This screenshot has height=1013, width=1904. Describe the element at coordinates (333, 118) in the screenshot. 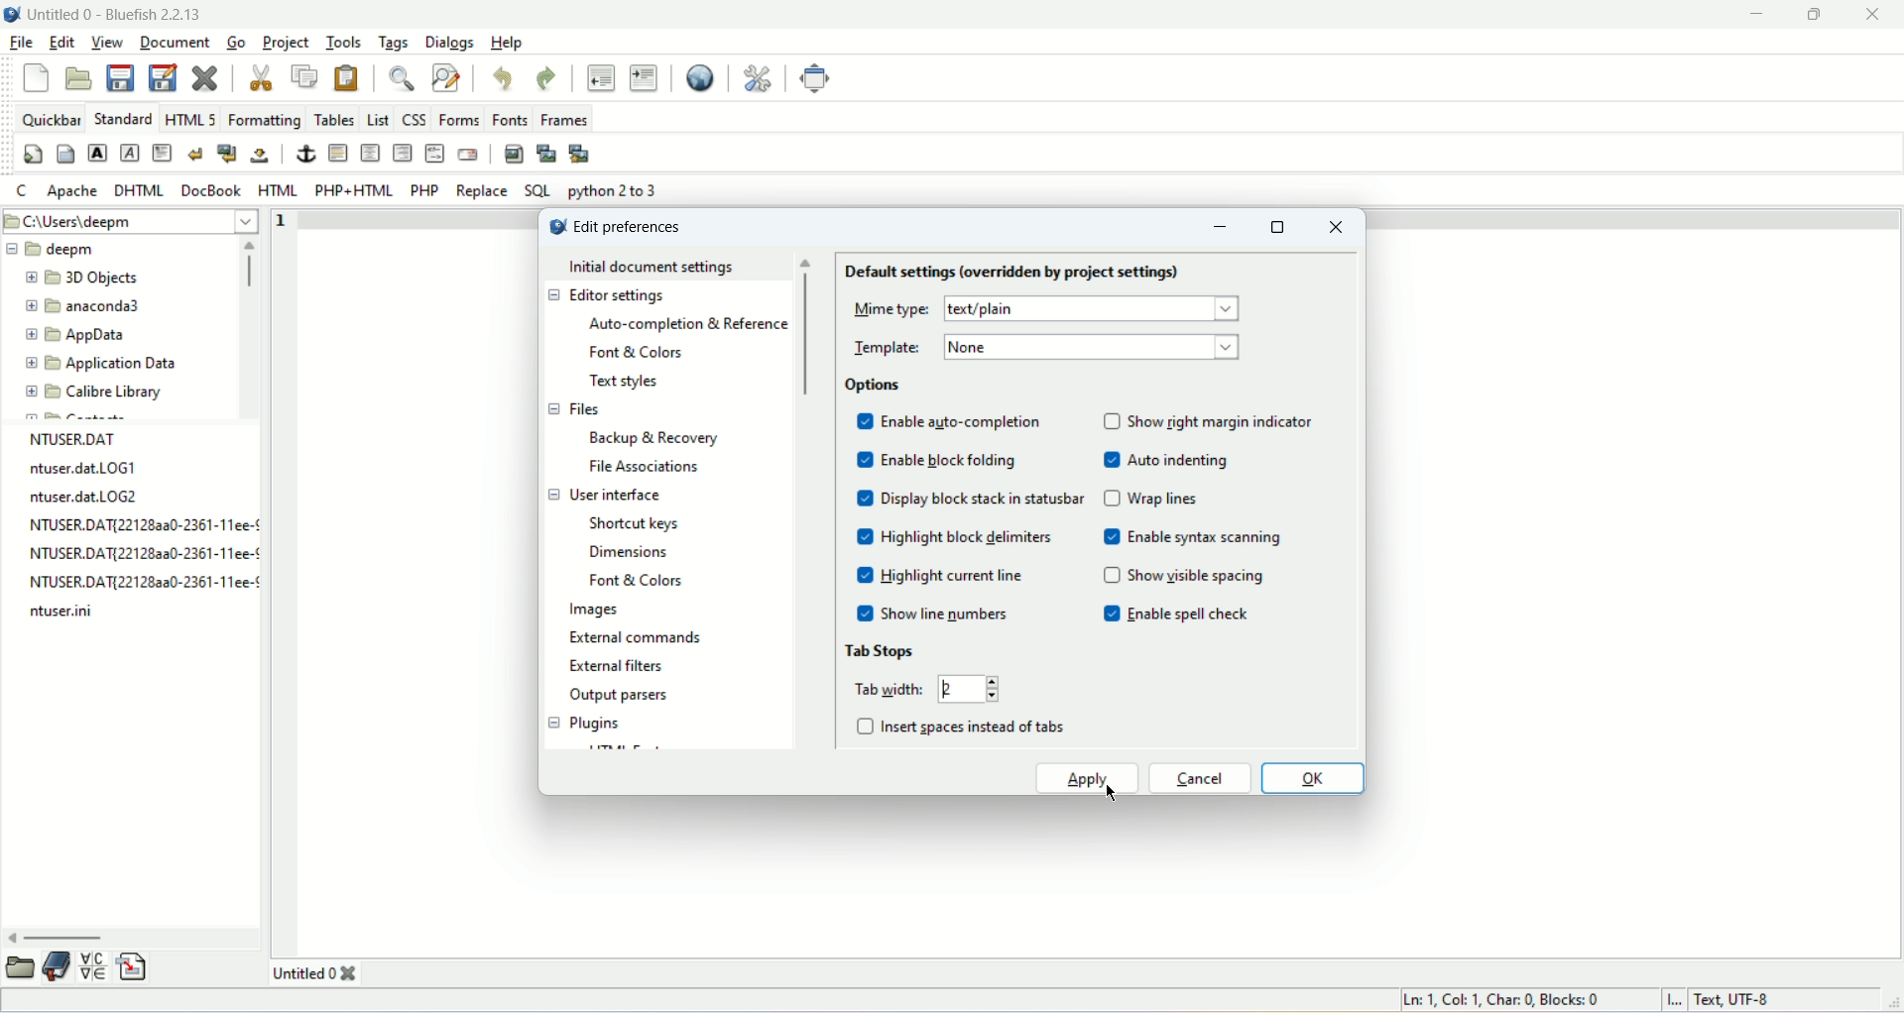

I see `tables` at that location.